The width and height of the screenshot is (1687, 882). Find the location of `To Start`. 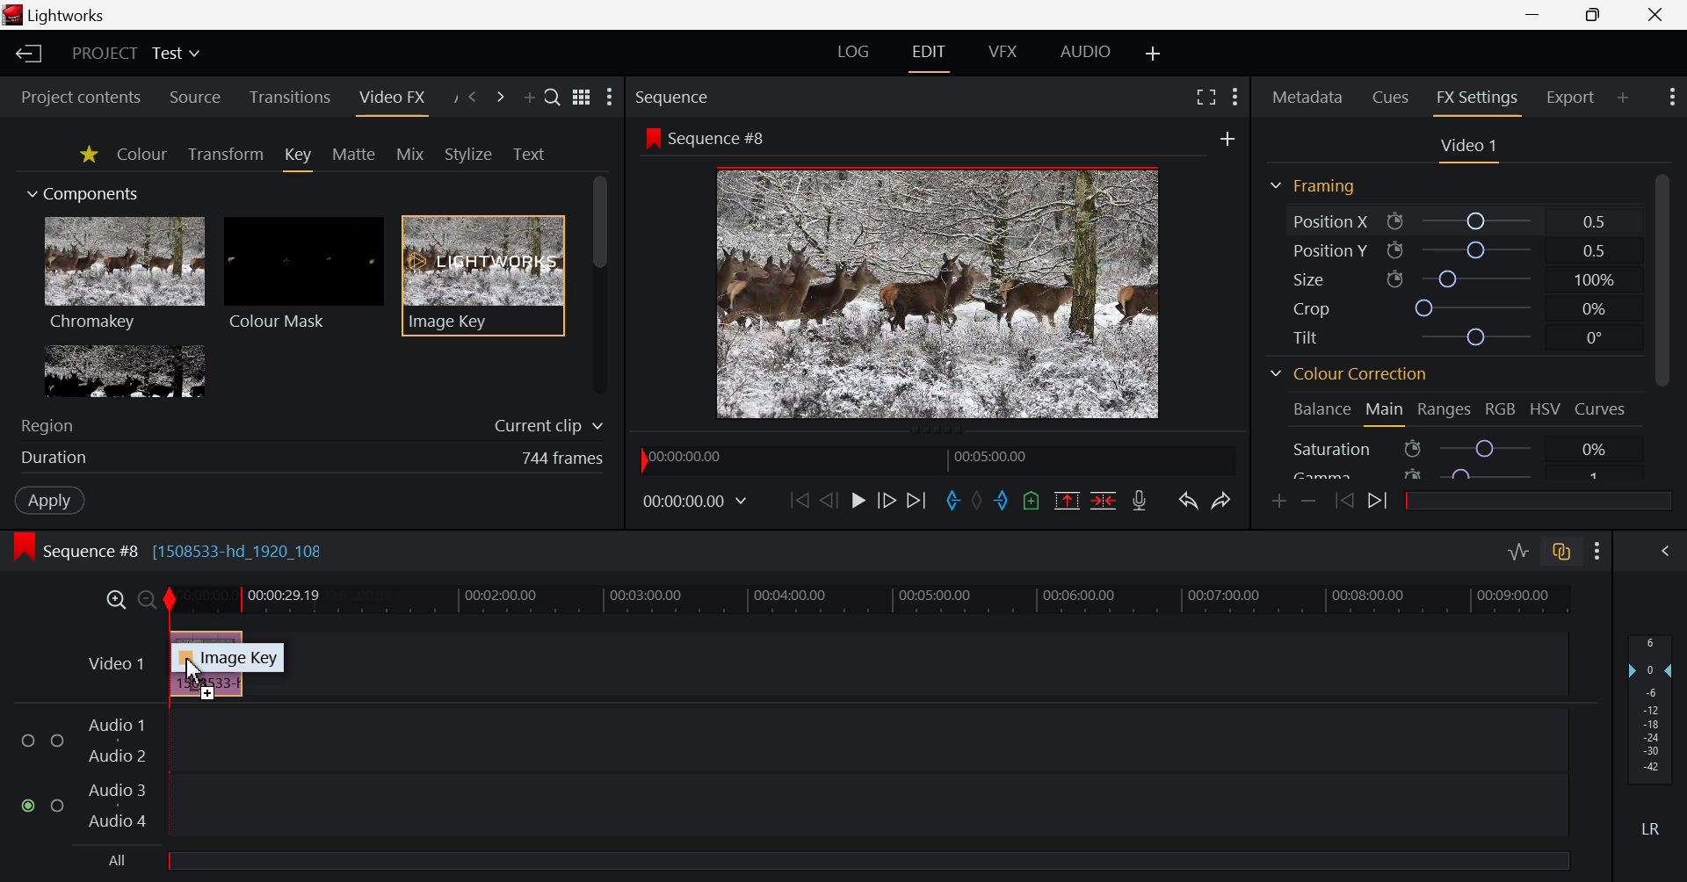

To Start is located at coordinates (797, 496).